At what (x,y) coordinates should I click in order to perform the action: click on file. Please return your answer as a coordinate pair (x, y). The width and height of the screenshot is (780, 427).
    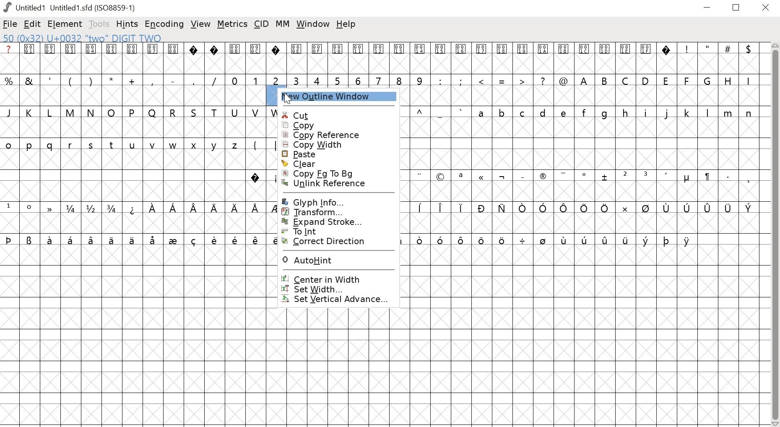
    Looking at the image, I should click on (11, 24).